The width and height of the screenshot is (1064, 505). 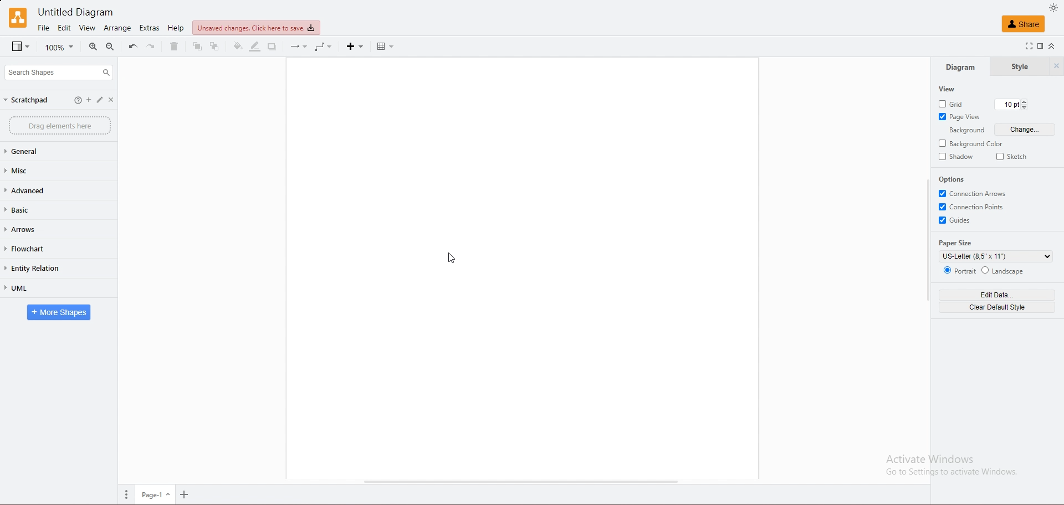 I want to click on hide, so click(x=1057, y=67).